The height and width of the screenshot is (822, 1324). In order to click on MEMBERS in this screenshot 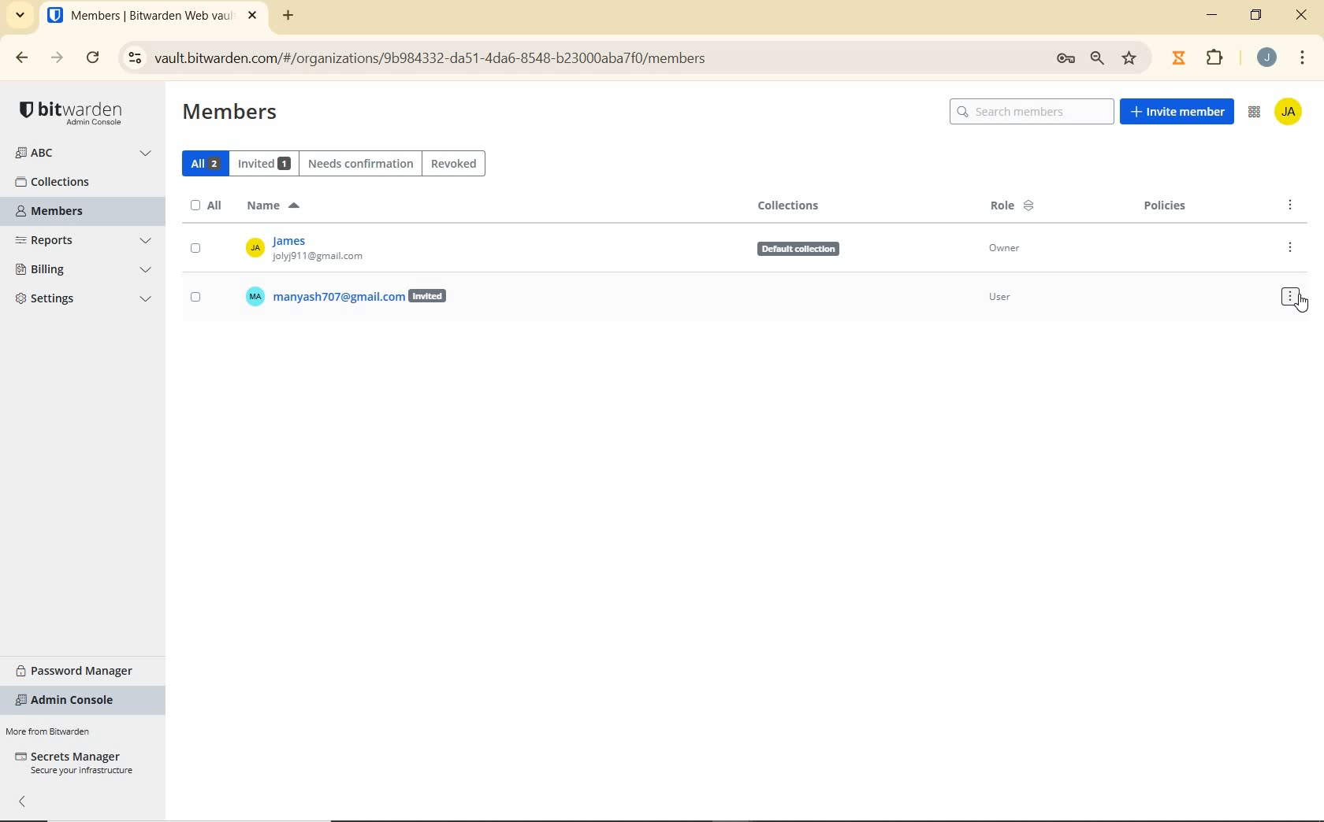, I will do `click(230, 113)`.